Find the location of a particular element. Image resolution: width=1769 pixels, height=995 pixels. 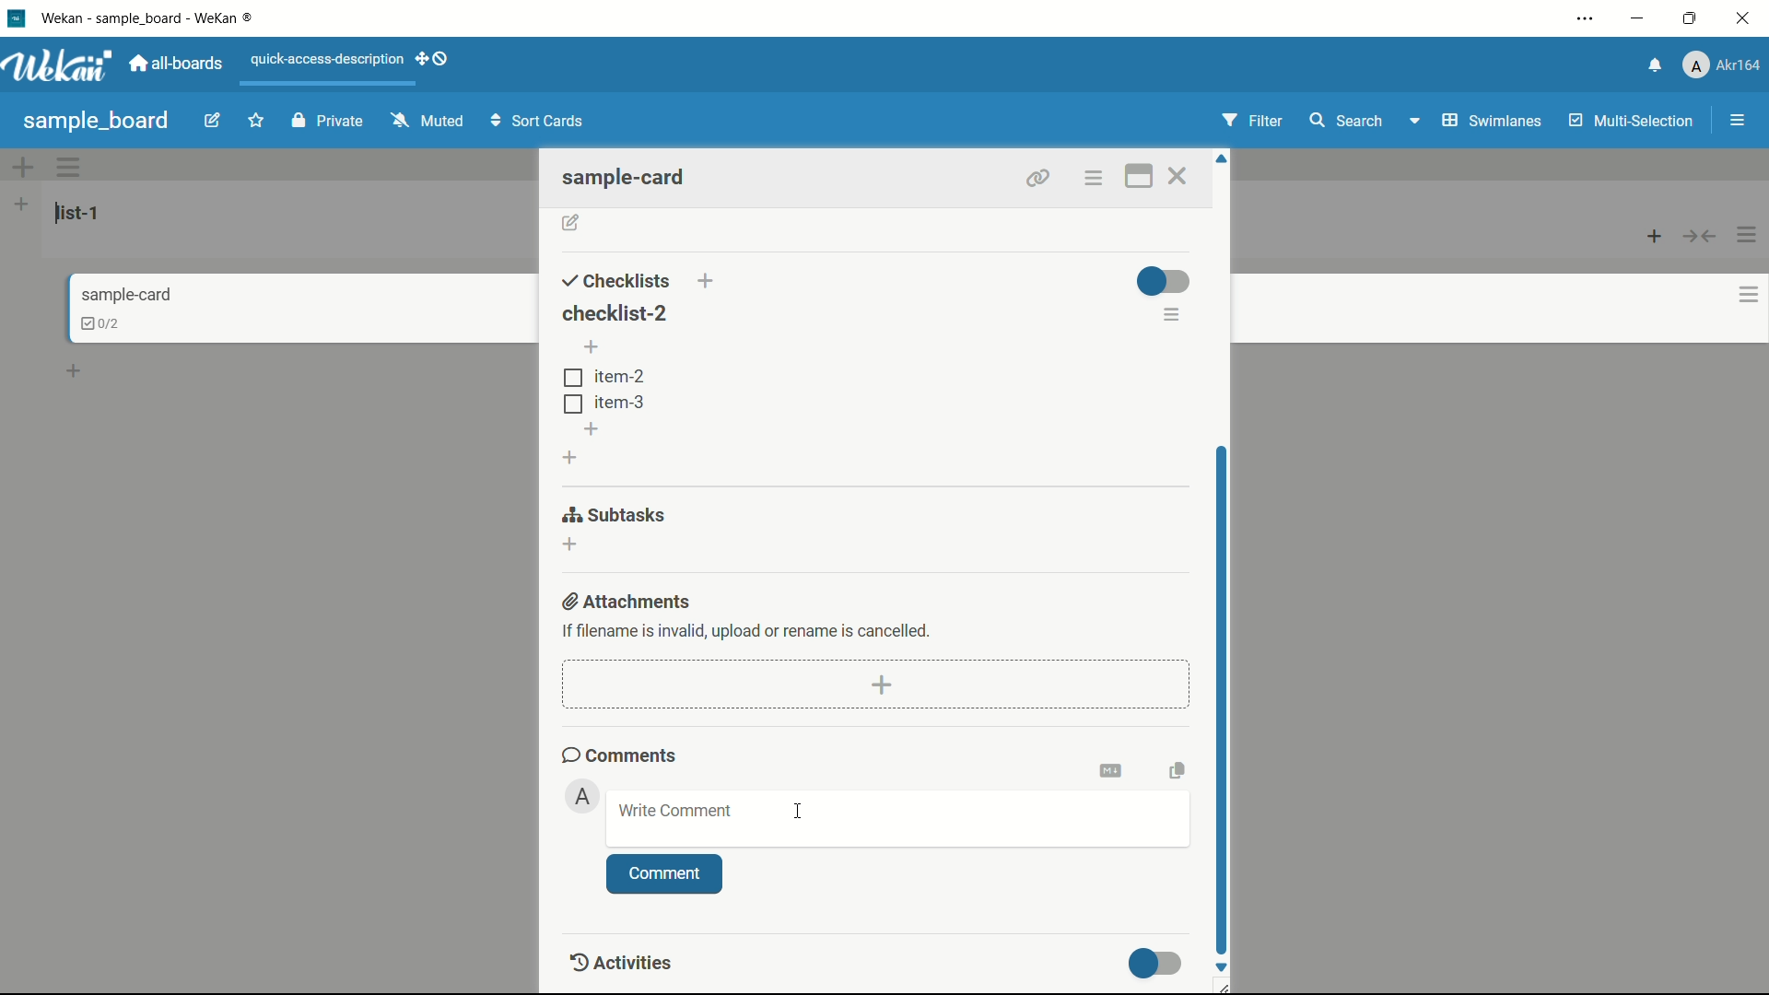

notifications is located at coordinates (1657, 64).